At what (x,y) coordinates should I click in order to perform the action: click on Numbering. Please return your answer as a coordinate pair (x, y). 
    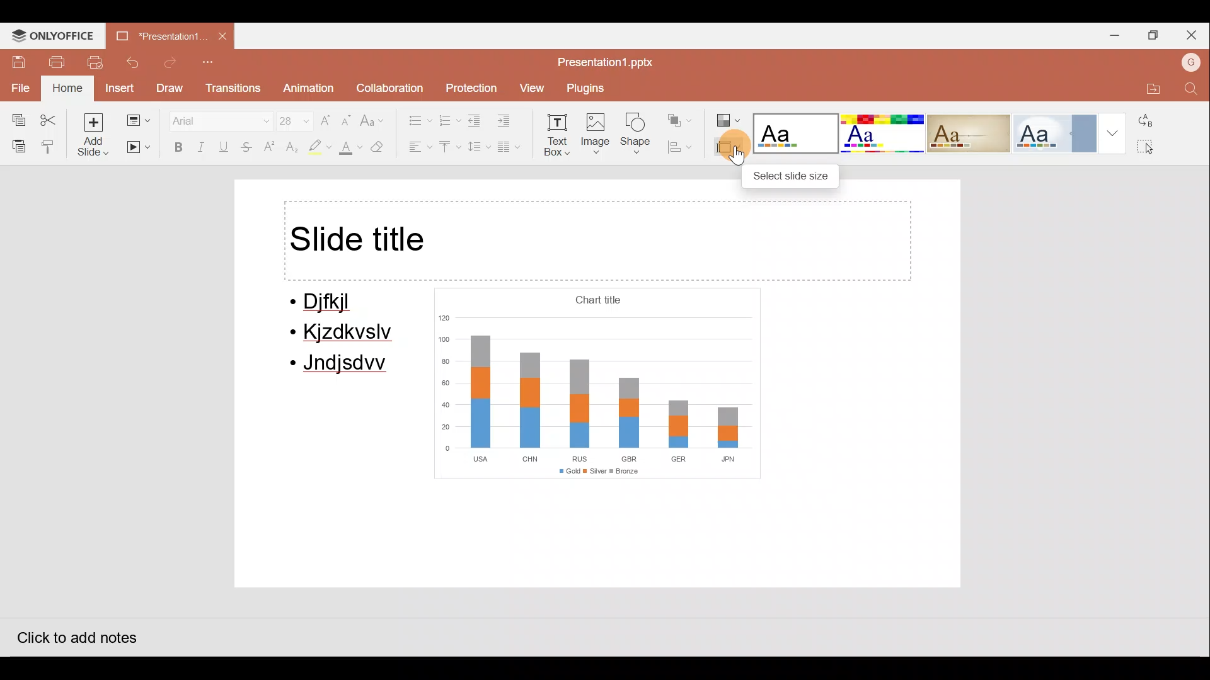
    Looking at the image, I should click on (450, 119).